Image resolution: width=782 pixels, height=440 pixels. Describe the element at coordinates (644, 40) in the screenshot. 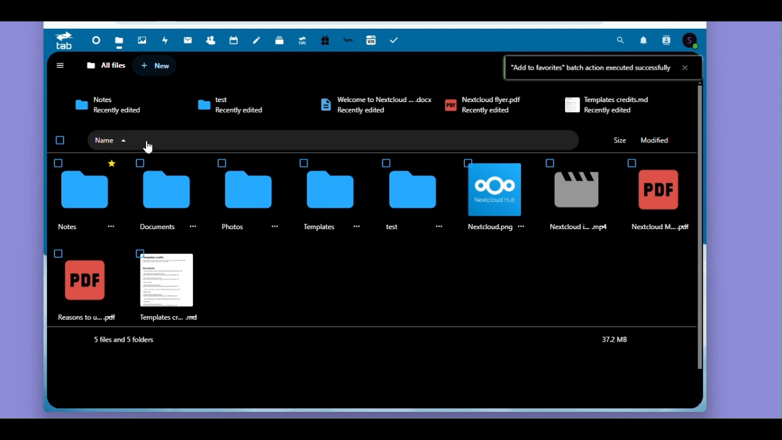

I see `Notification` at that location.